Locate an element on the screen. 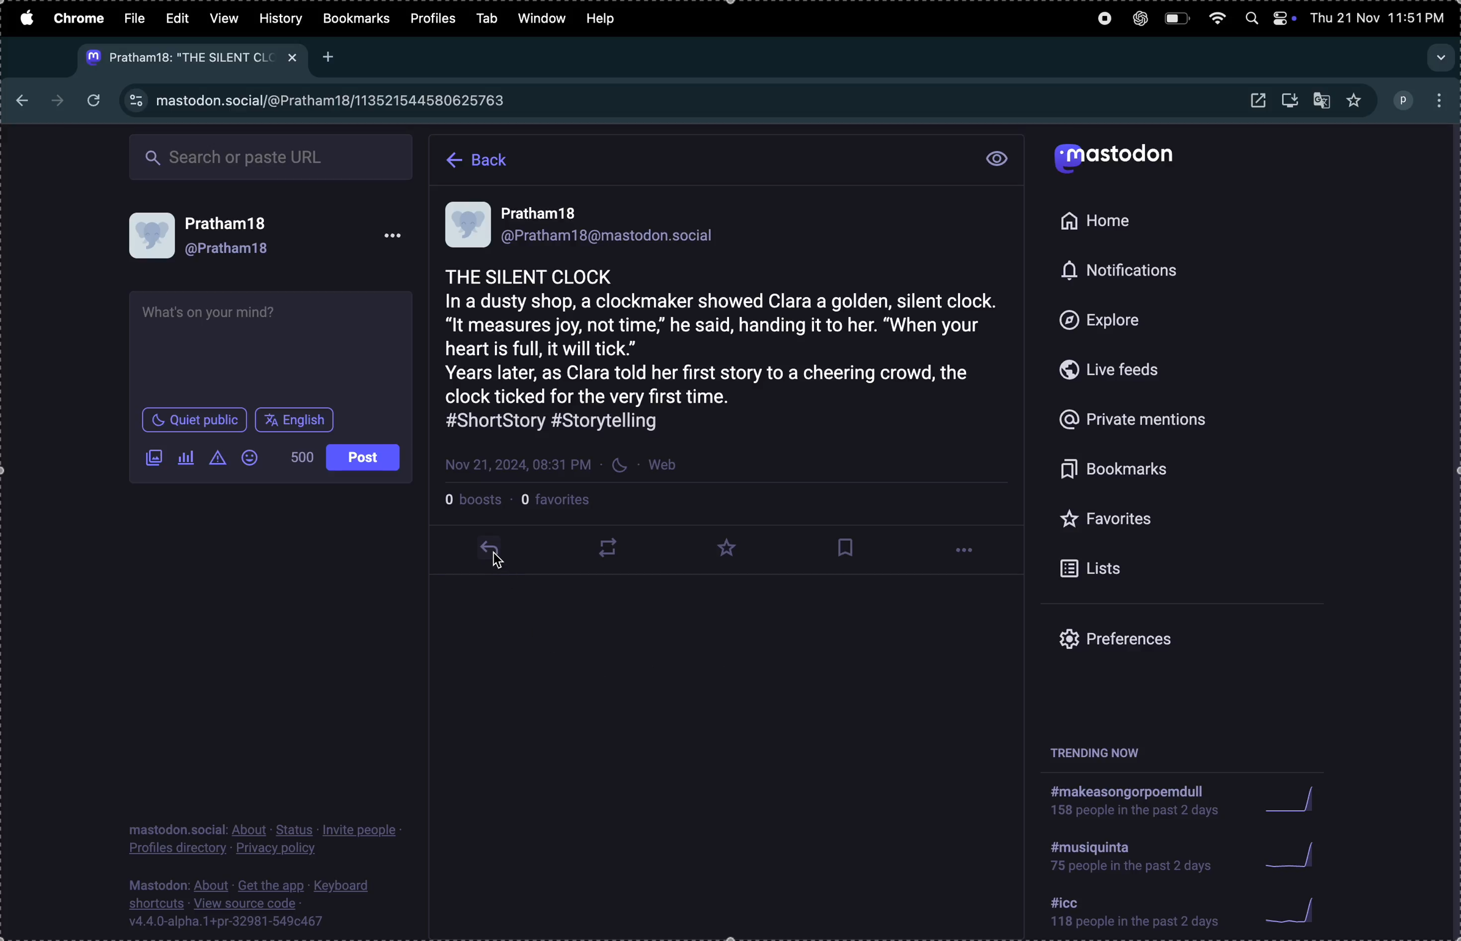 This screenshot has width=1461, height=941. private mentions is located at coordinates (1150, 422).